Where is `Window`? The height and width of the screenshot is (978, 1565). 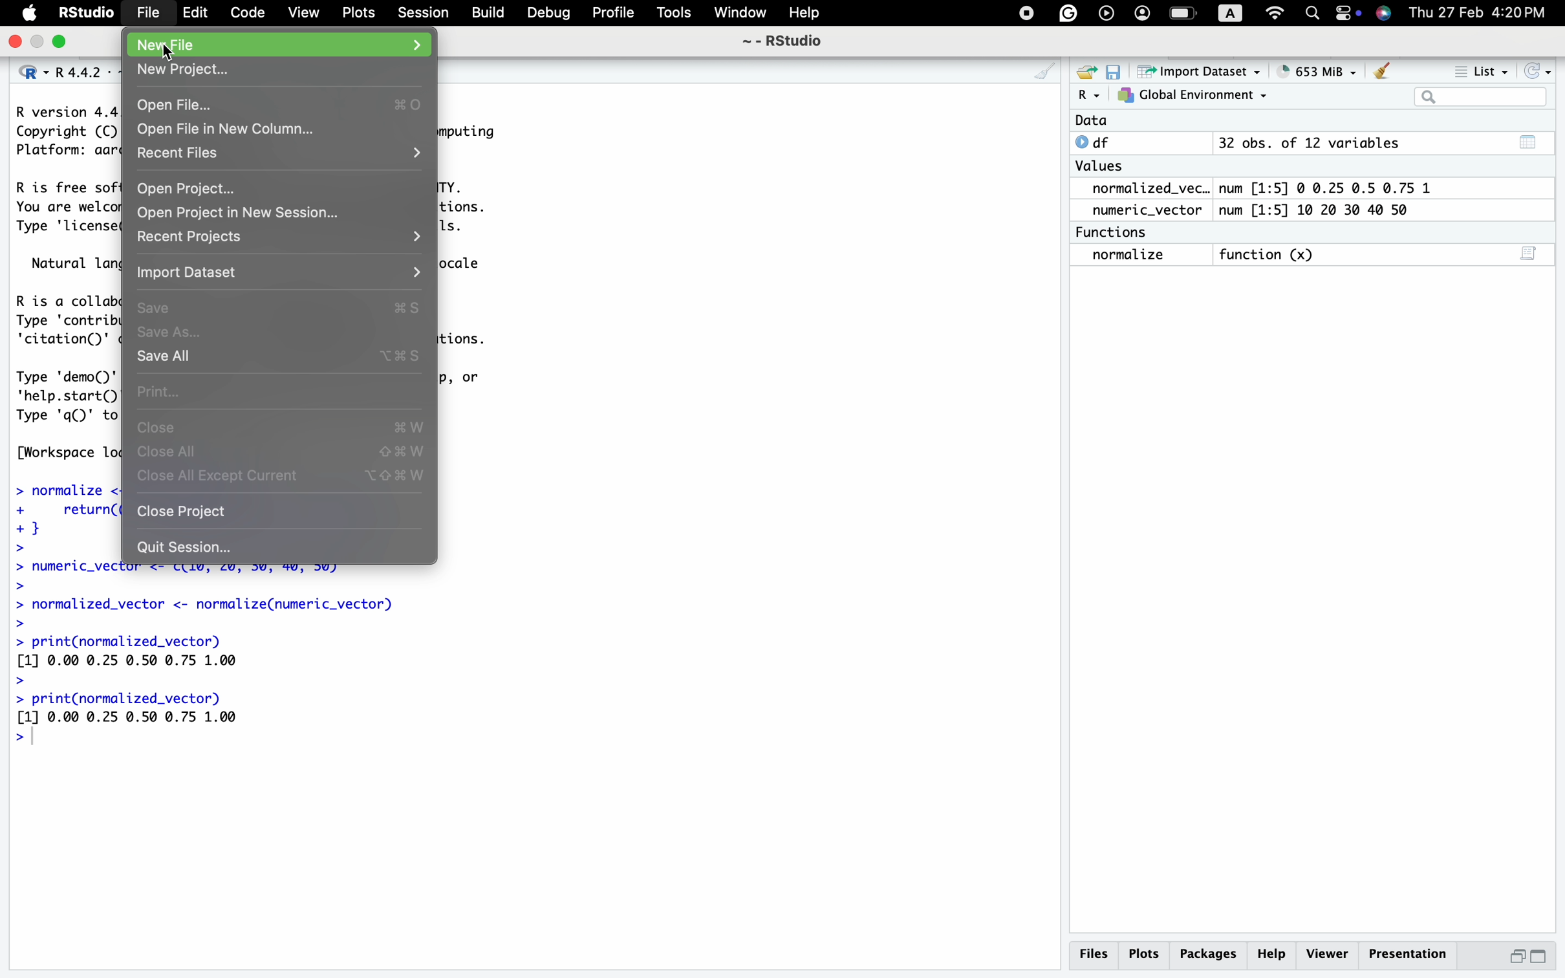 Window is located at coordinates (740, 14).